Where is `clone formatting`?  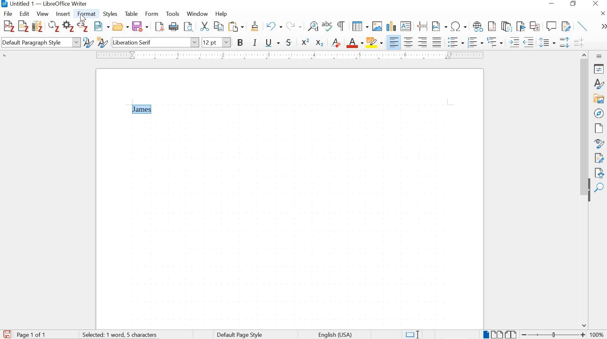
clone formatting is located at coordinates (255, 27).